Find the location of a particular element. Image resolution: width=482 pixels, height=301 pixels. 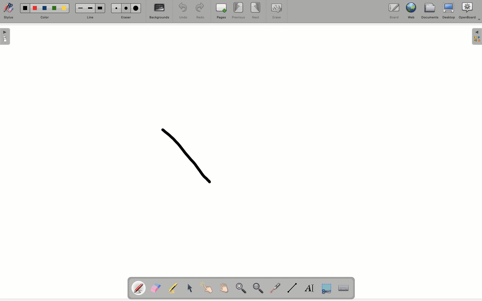

Grab is located at coordinates (223, 288).